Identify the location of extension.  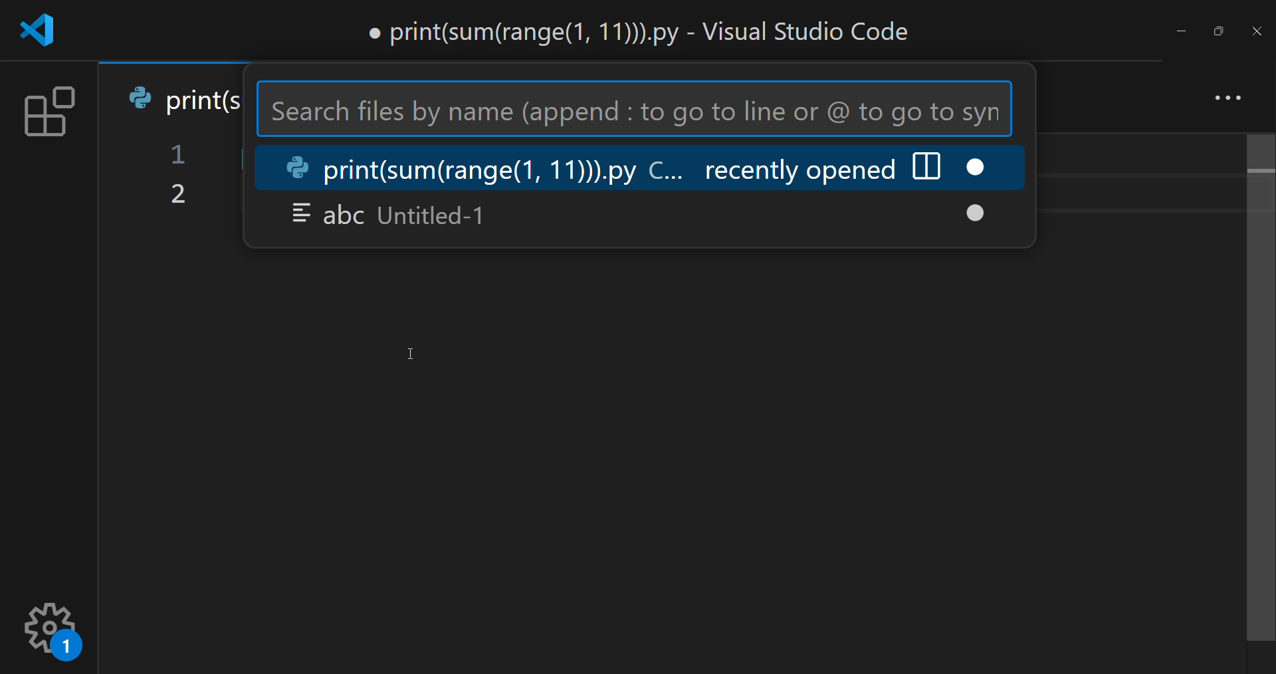
(50, 110).